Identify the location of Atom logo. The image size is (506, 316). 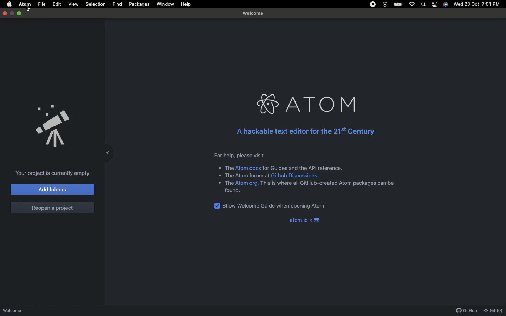
(307, 104).